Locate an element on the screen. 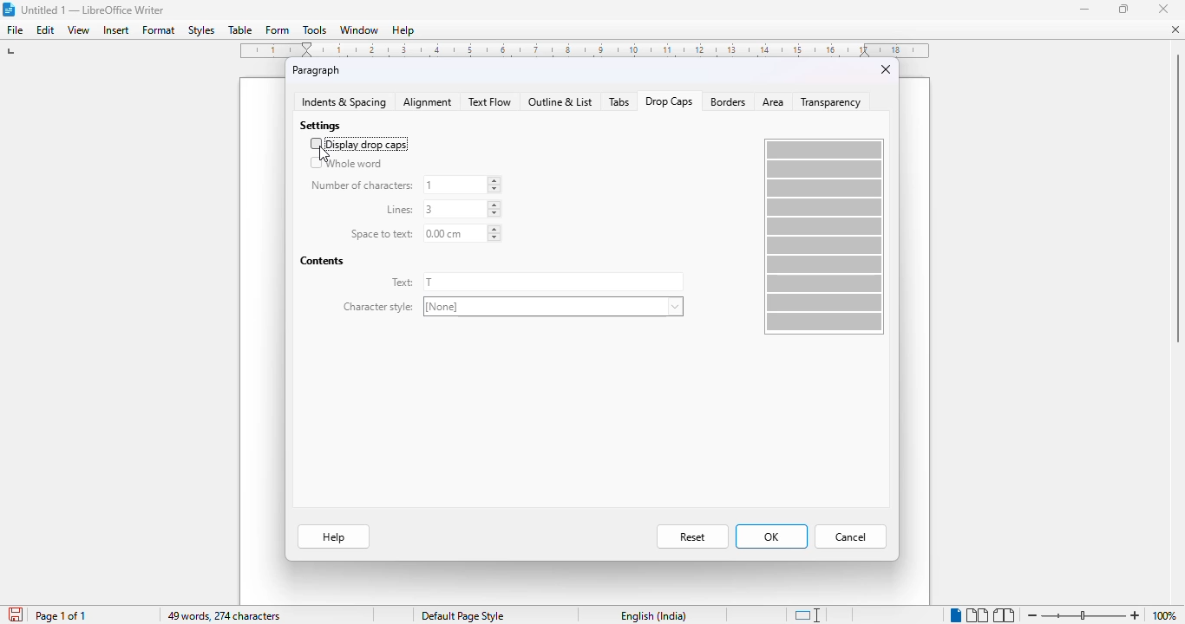 The width and height of the screenshot is (1185, 624). drop caps is located at coordinates (669, 101).